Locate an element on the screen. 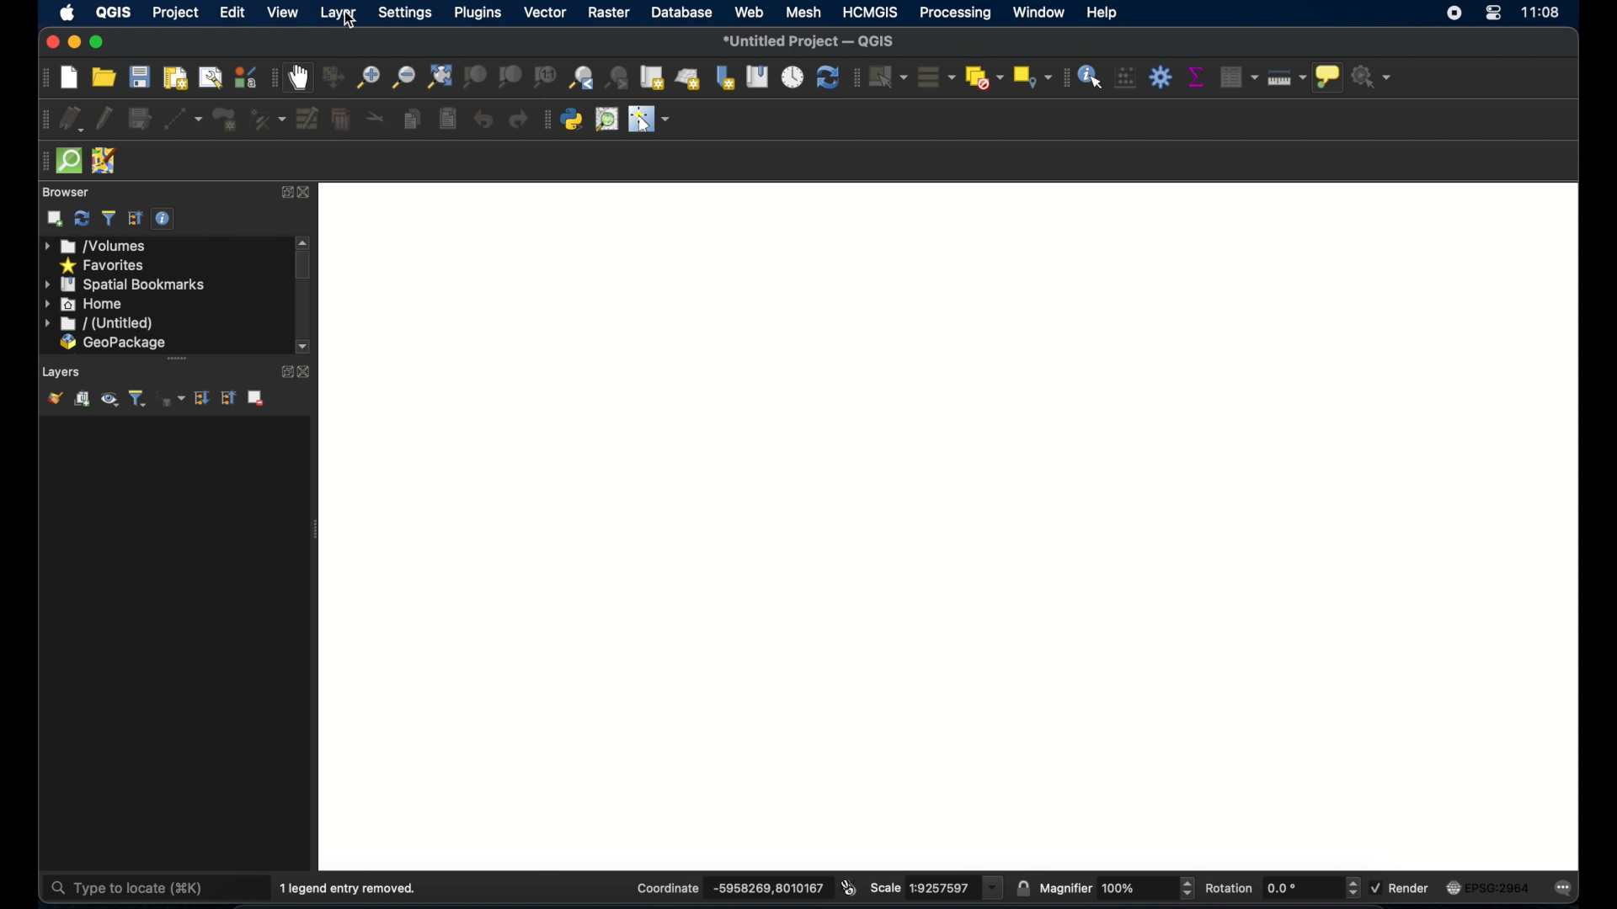 The width and height of the screenshot is (1617, 909). style manager is located at coordinates (244, 77).